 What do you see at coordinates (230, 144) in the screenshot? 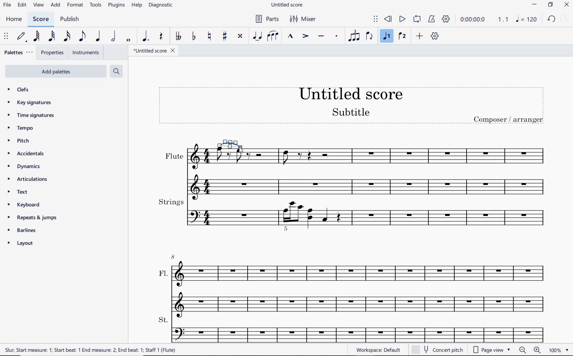
I see `TIE` at bounding box center [230, 144].